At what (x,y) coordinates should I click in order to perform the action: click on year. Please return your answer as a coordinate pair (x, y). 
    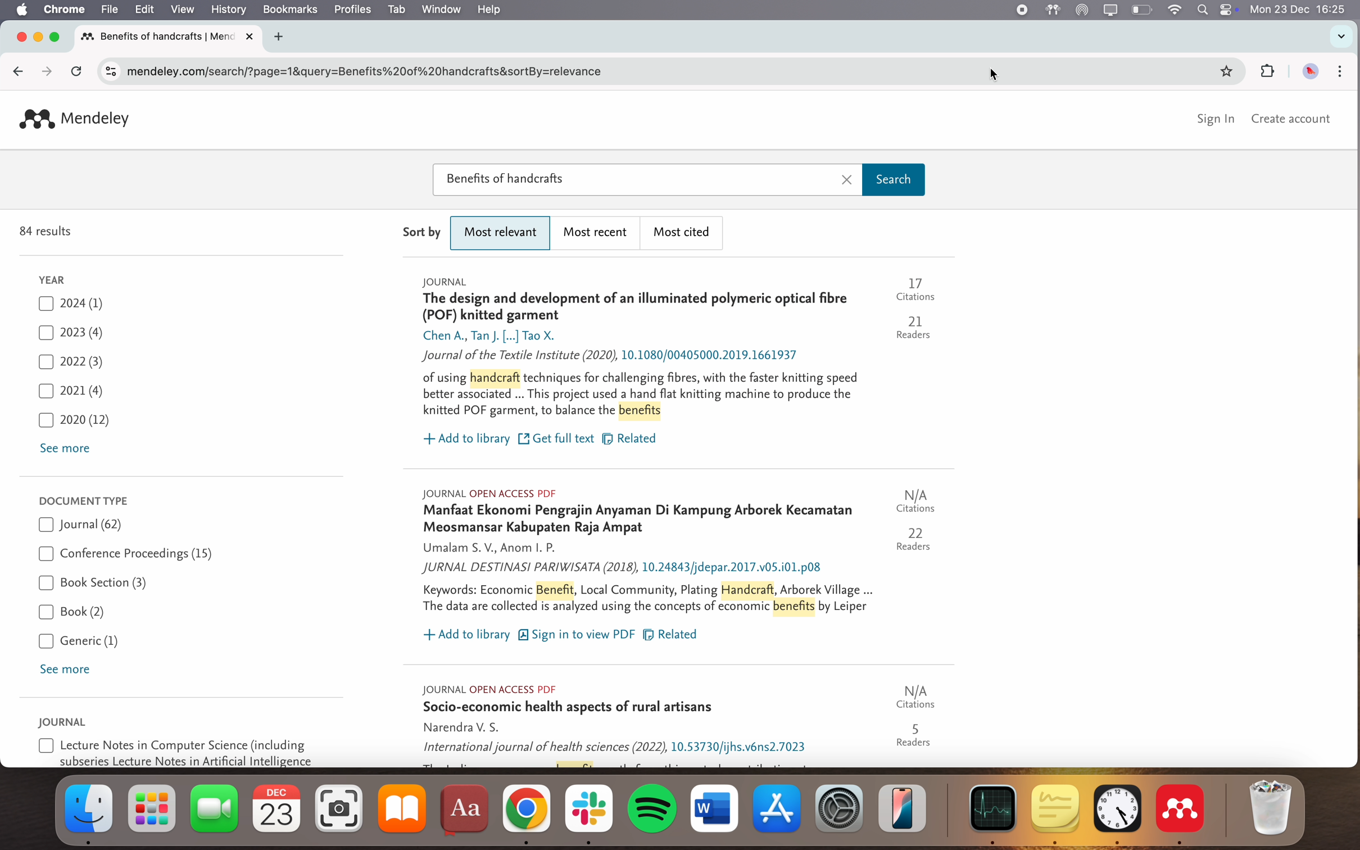
    Looking at the image, I should click on (51, 278).